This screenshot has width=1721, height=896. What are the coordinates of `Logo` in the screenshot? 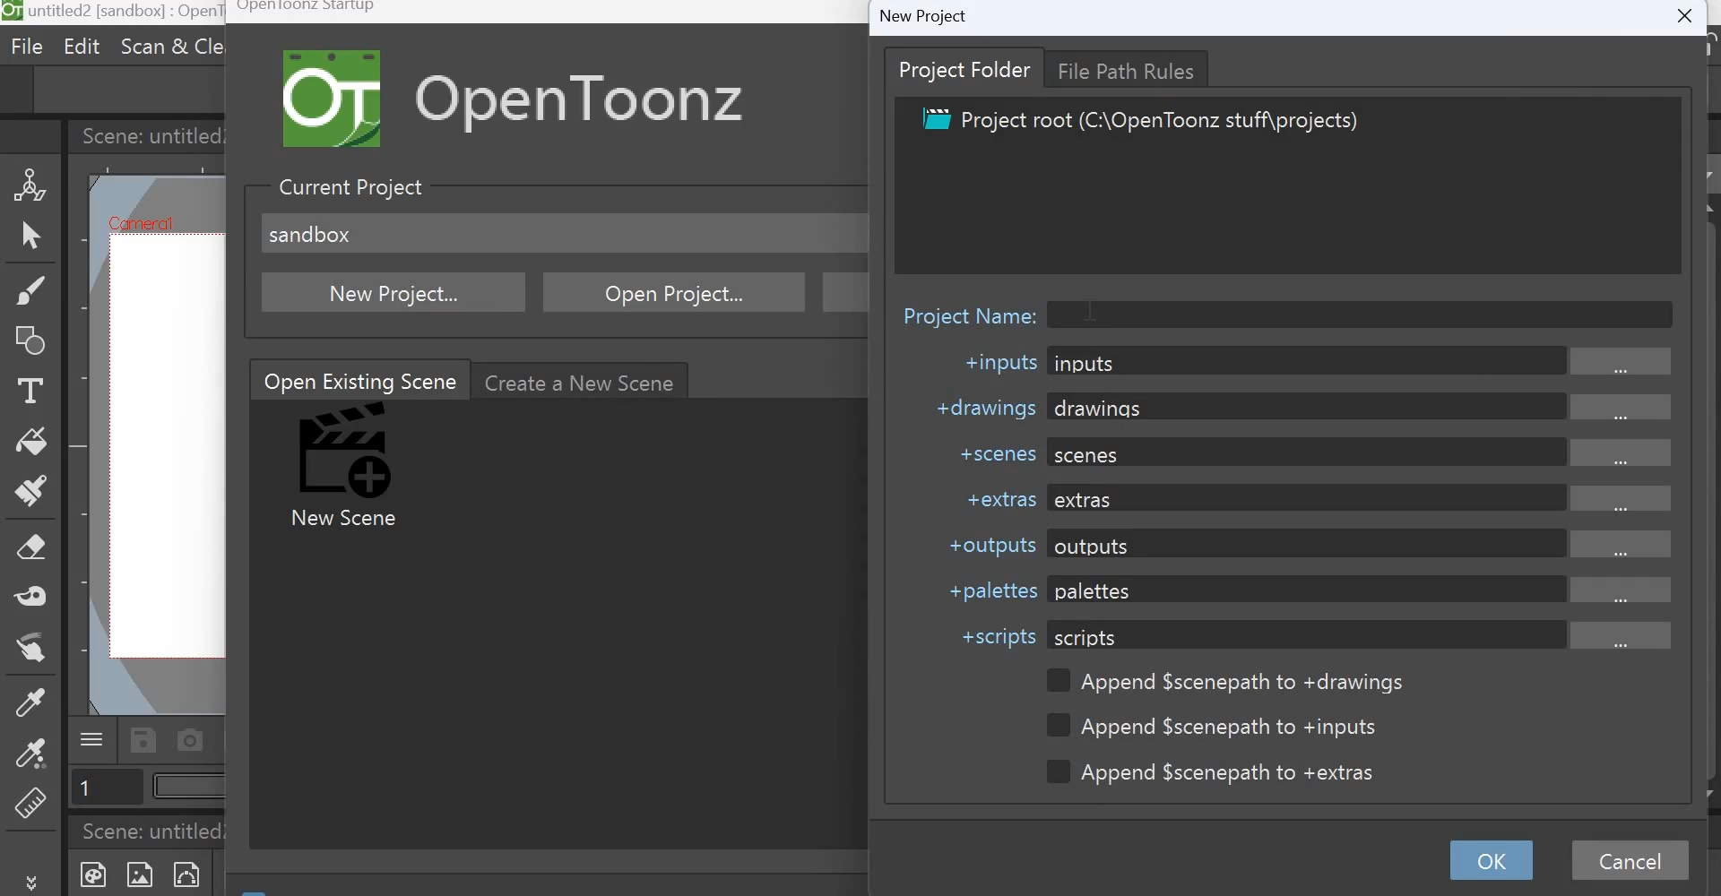 It's located at (337, 99).